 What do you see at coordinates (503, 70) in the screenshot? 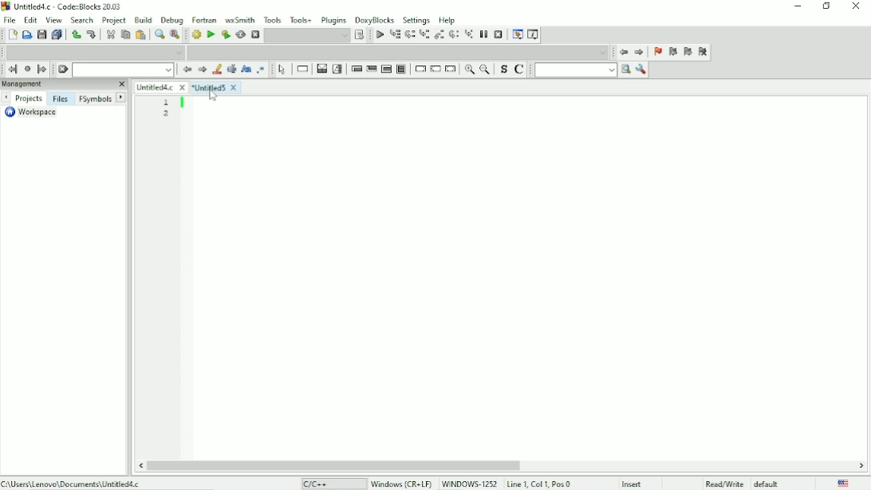
I see `Toggle source` at bounding box center [503, 70].